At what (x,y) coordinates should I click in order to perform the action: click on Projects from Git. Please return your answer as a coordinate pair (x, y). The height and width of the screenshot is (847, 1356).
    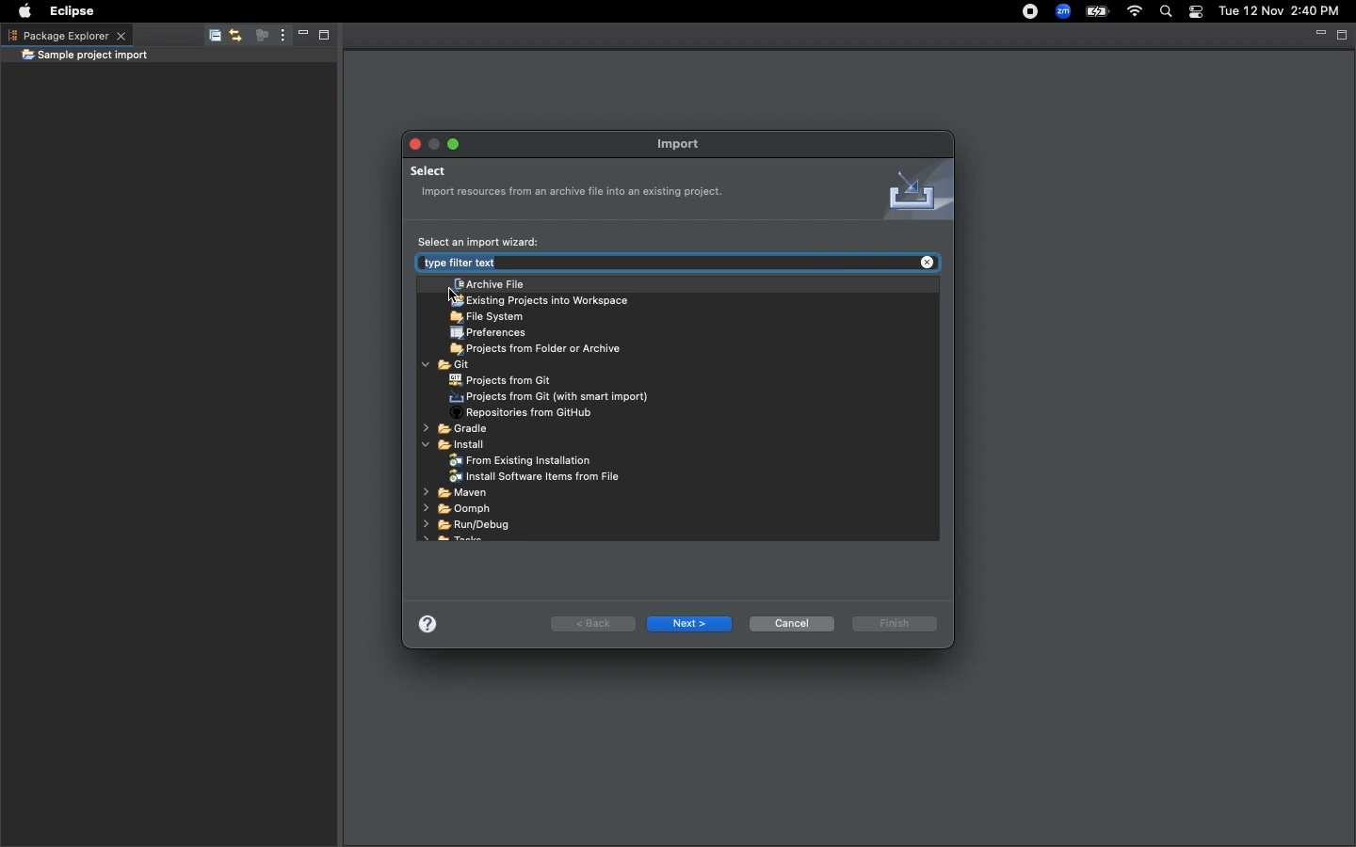
    Looking at the image, I should click on (553, 397).